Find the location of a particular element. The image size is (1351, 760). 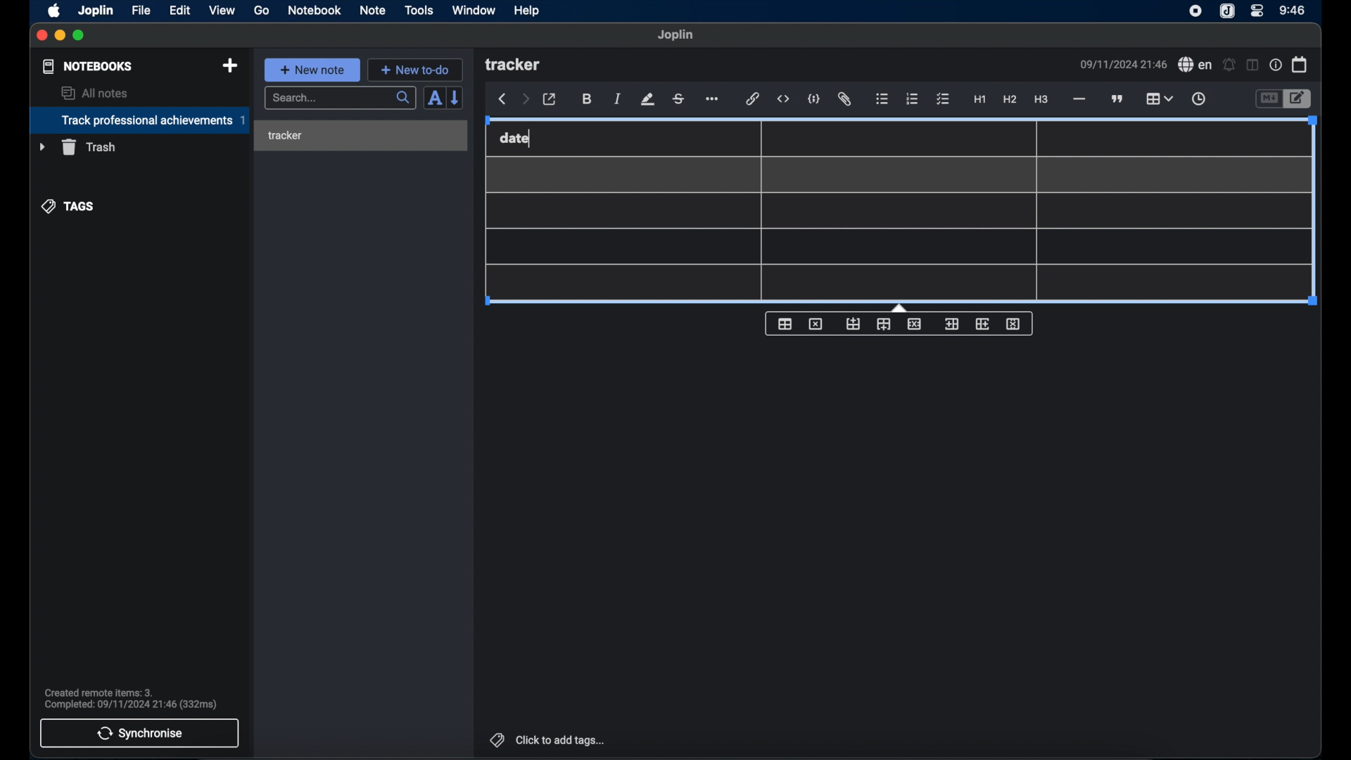

close is located at coordinates (42, 35).